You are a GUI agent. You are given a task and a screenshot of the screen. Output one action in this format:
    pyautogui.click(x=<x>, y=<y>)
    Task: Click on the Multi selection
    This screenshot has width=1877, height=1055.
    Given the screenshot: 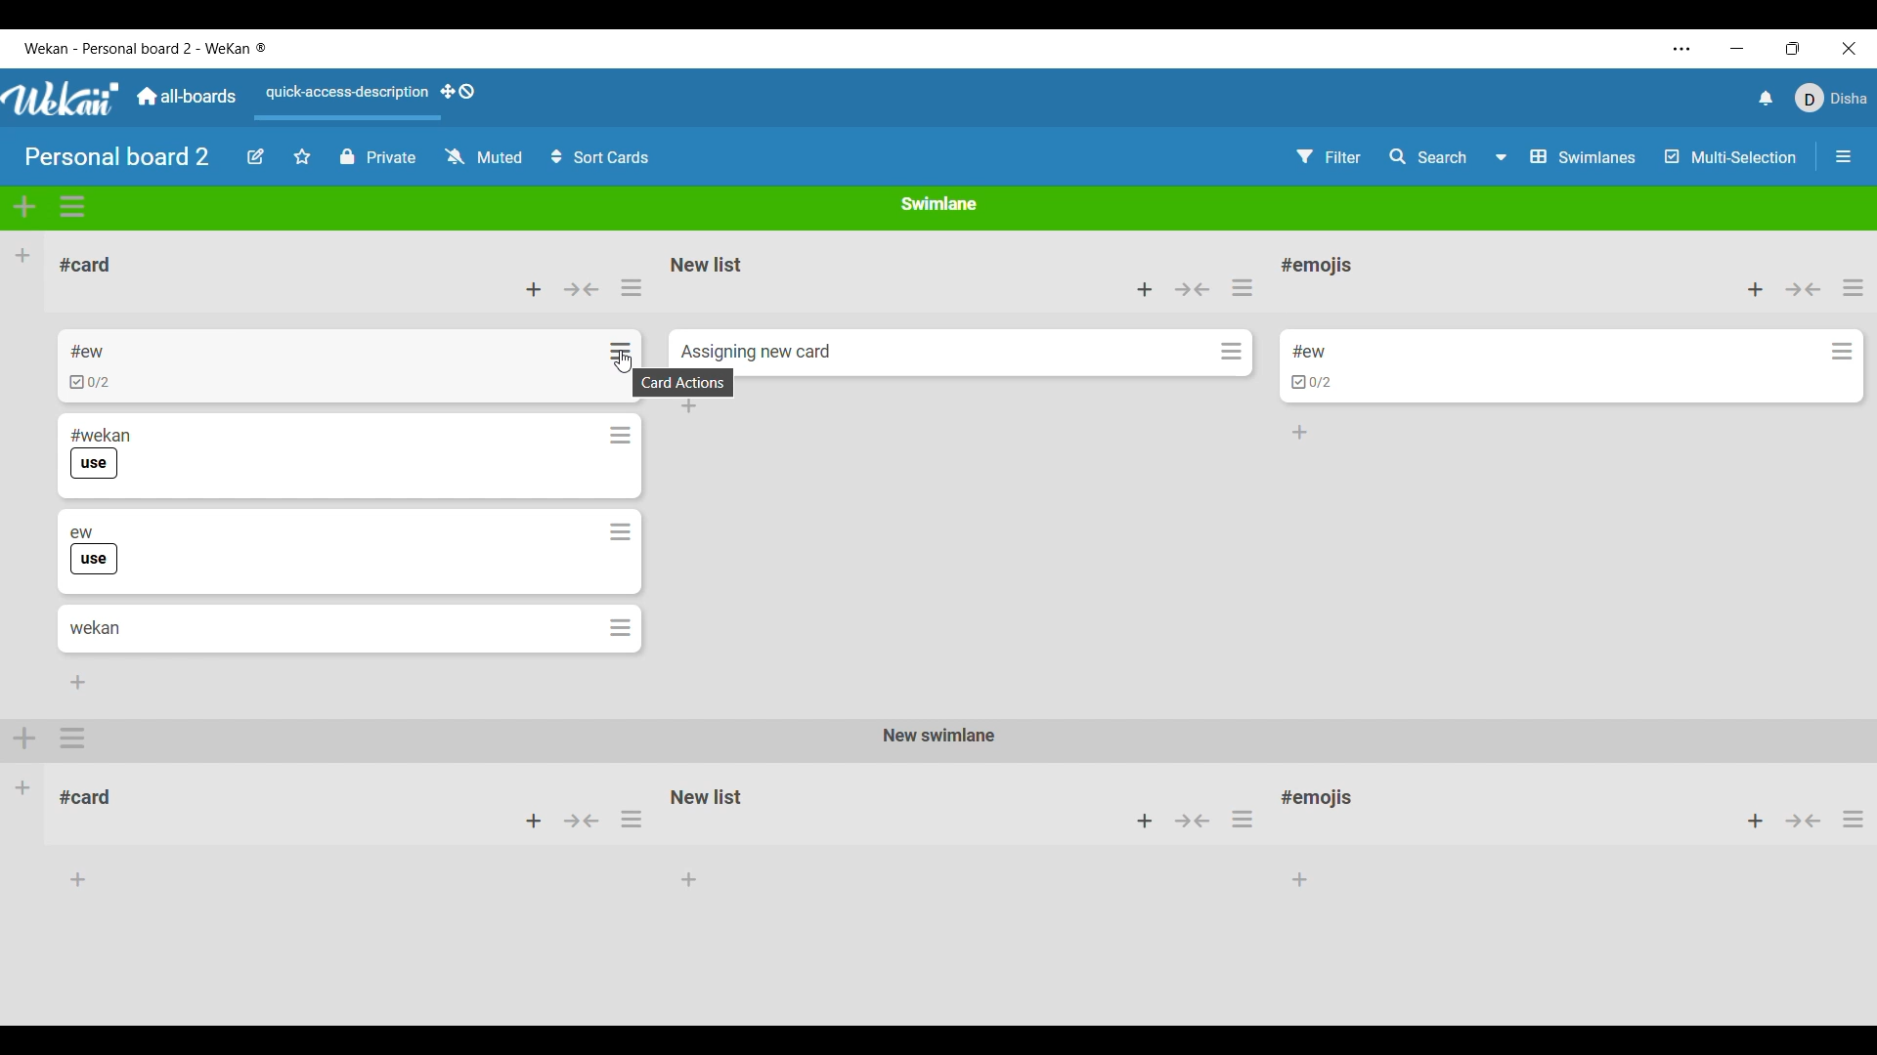 What is the action you would take?
    pyautogui.click(x=1731, y=157)
    